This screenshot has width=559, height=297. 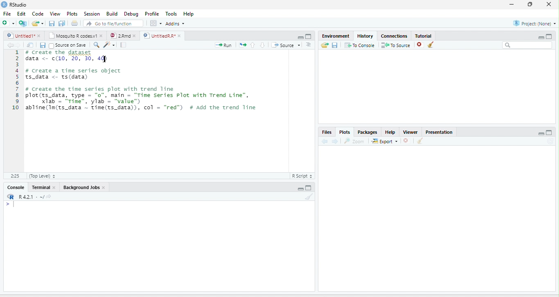 What do you see at coordinates (7, 13) in the screenshot?
I see `File` at bounding box center [7, 13].